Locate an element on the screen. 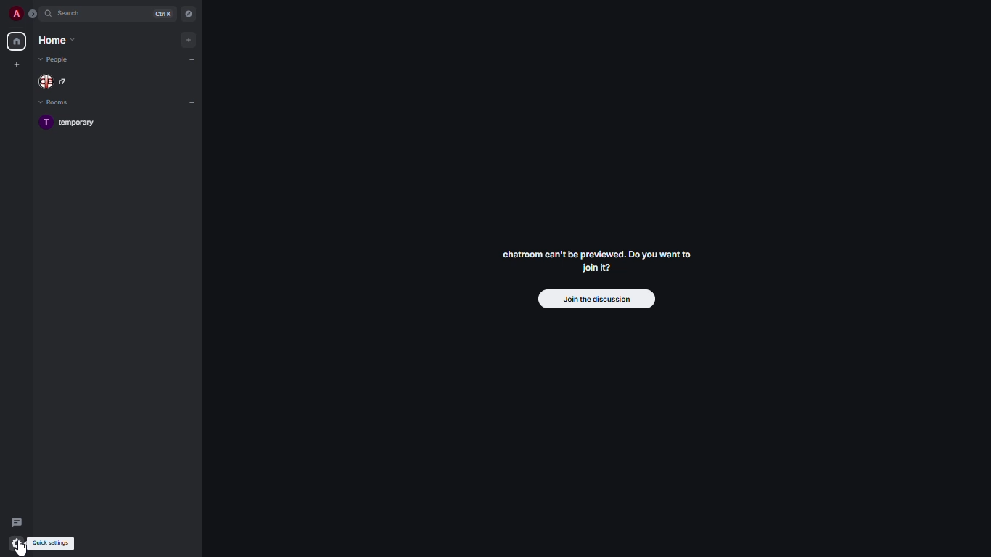 This screenshot has height=557, width=991. profile is located at coordinates (14, 14).